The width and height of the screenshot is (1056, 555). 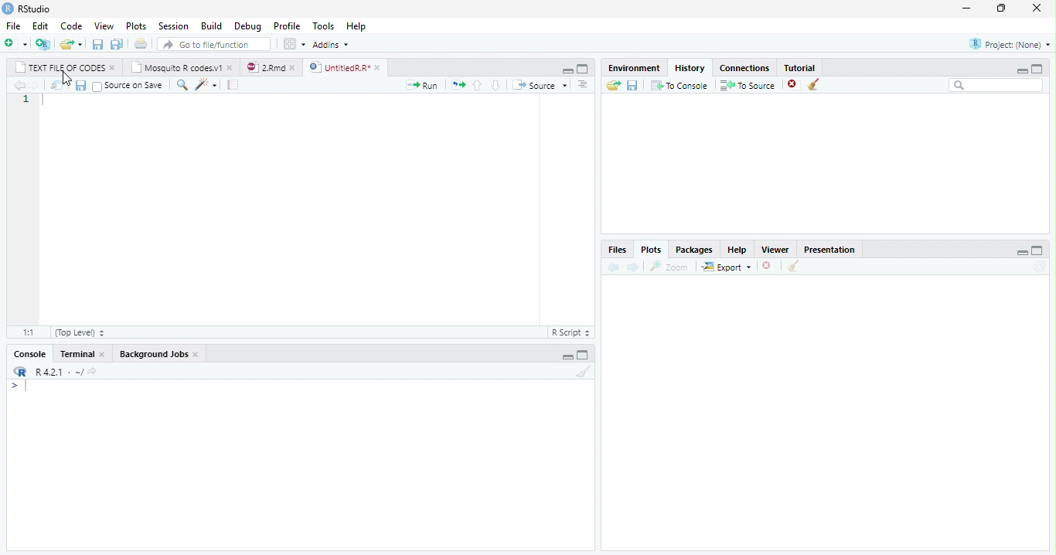 What do you see at coordinates (1041, 268) in the screenshot?
I see `sync` at bounding box center [1041, 268].